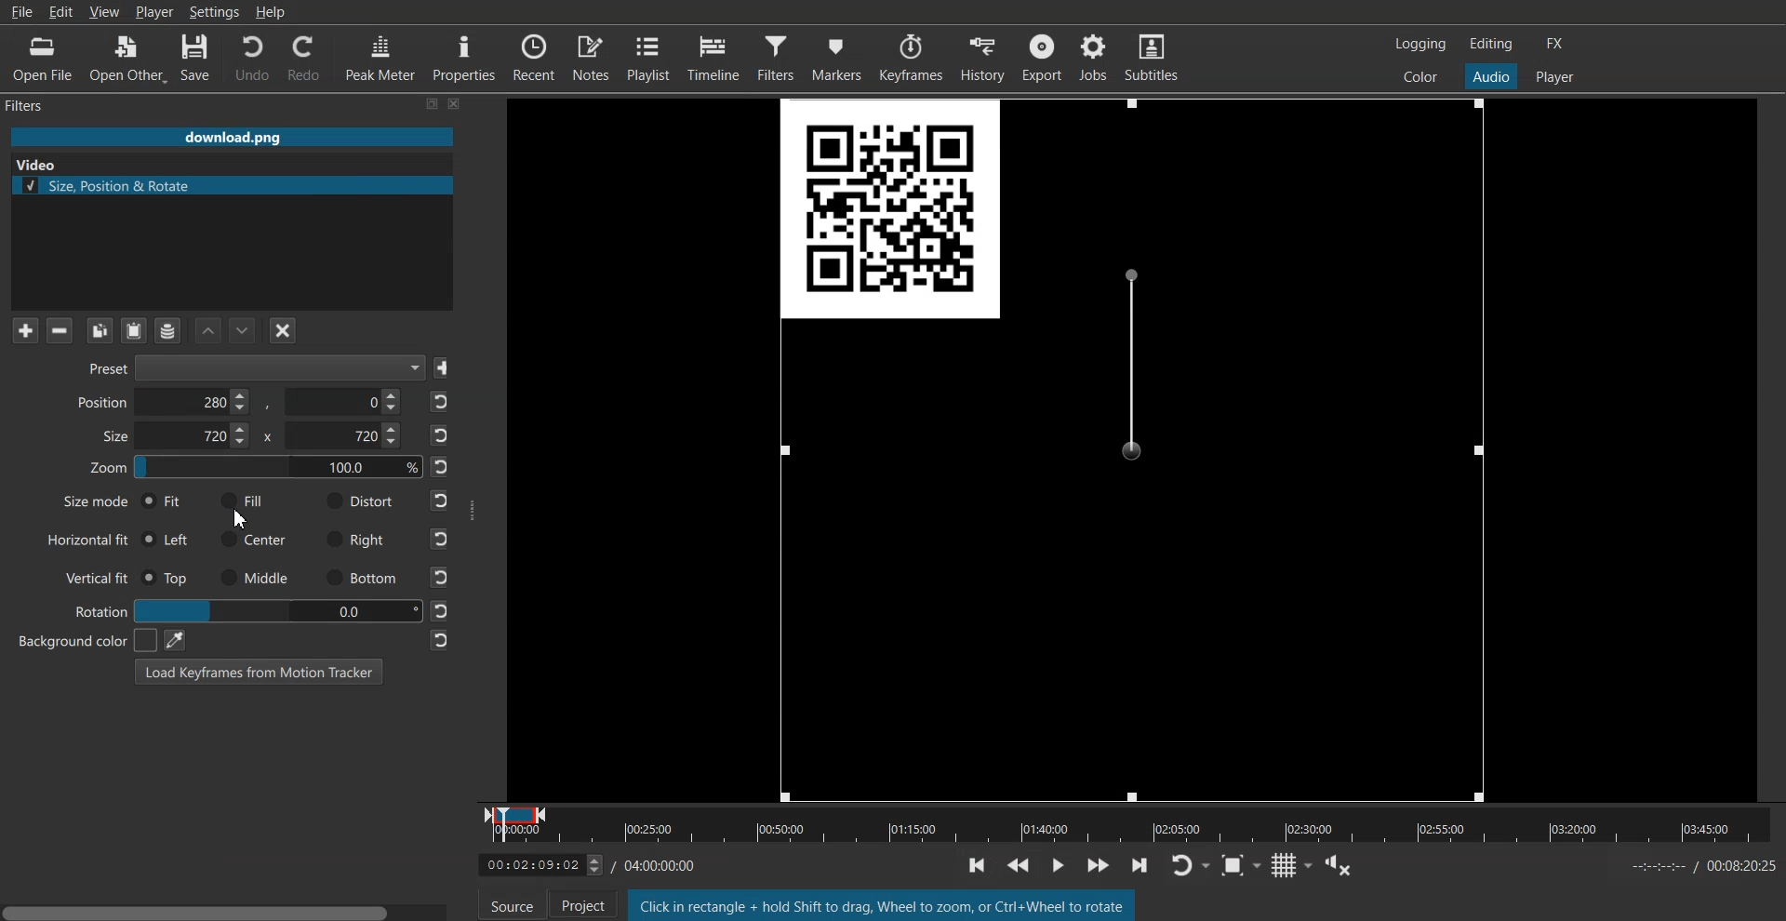 This screenshot has width=1786, height=921. I want to click on Switch to the logging layout, so click(1421, 45).